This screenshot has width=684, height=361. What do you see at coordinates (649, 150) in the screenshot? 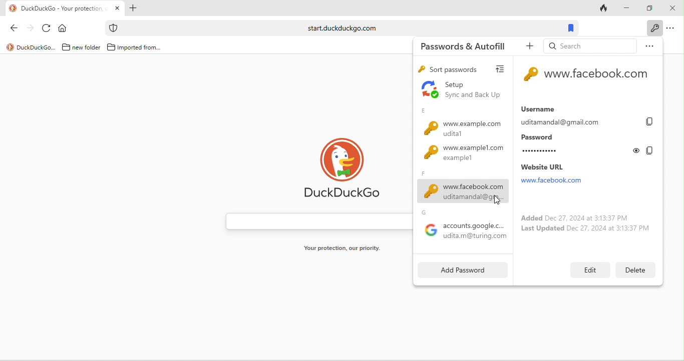
I see `copy` at bounding box center [649, 150].